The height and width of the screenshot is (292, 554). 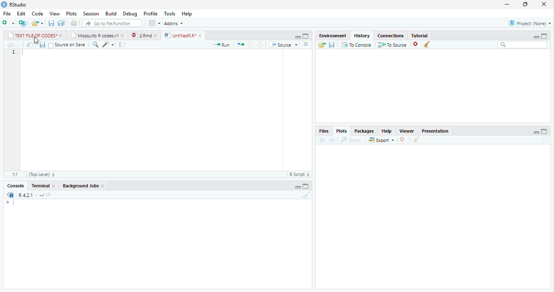 I want to click on close, so click(x=544, y=4).